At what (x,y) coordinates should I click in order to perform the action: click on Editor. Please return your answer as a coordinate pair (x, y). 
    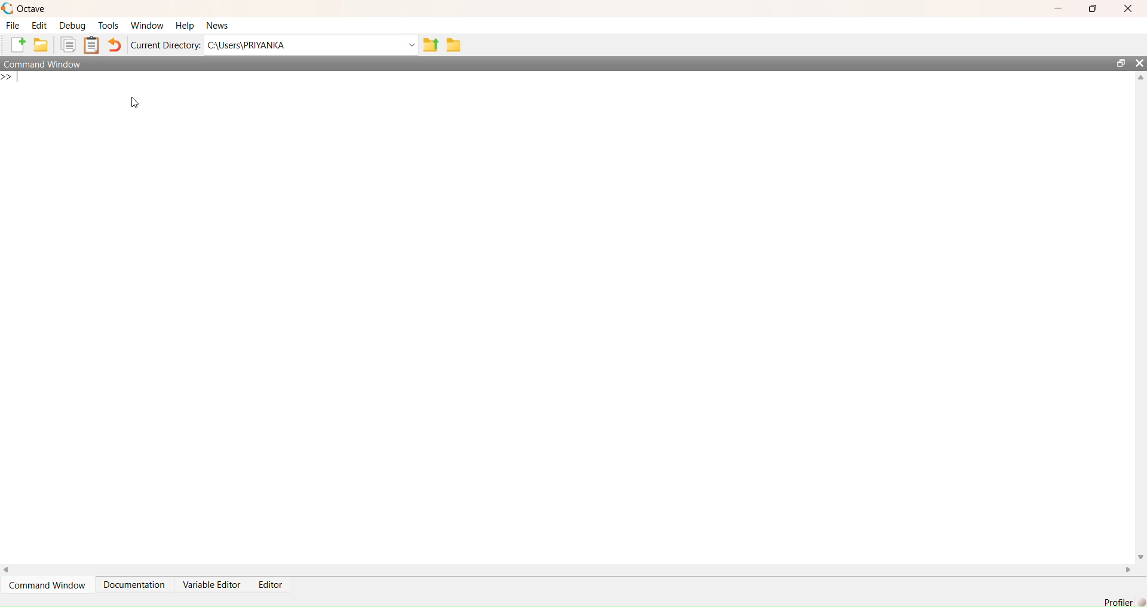
    Looking at the image, I should click on (269, 584).